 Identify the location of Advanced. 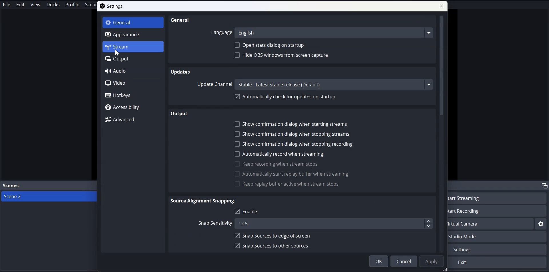
(132, 119).